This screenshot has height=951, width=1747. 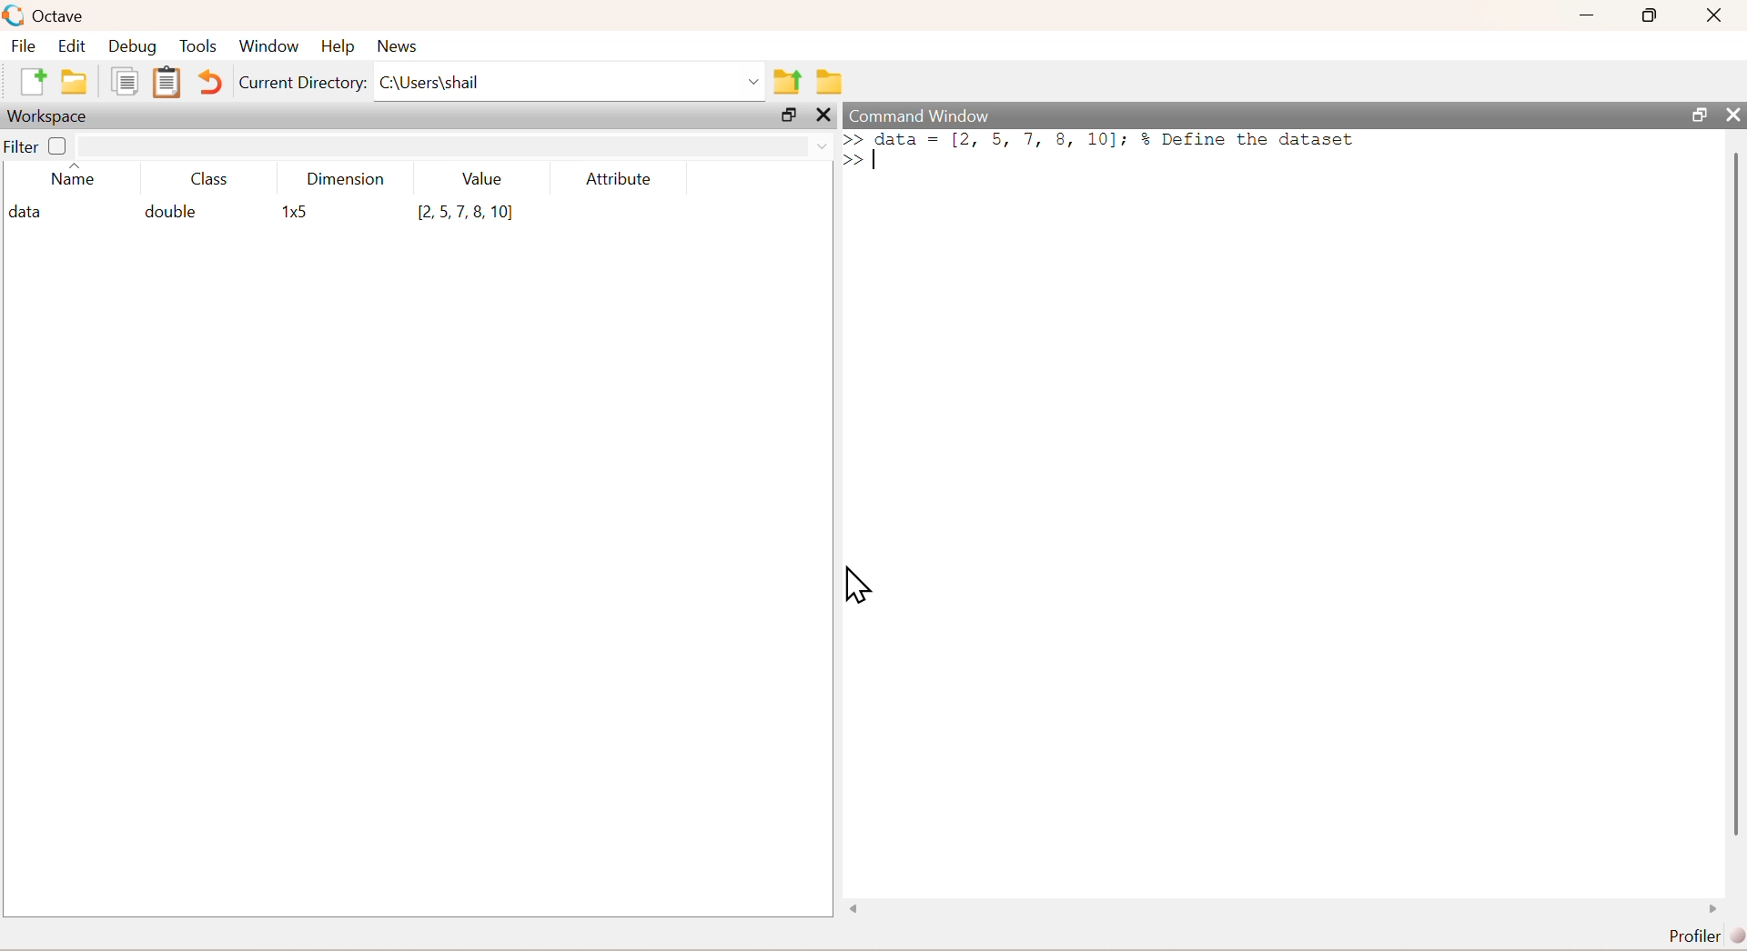 I want to click on folder, so click(x=75, y=82).